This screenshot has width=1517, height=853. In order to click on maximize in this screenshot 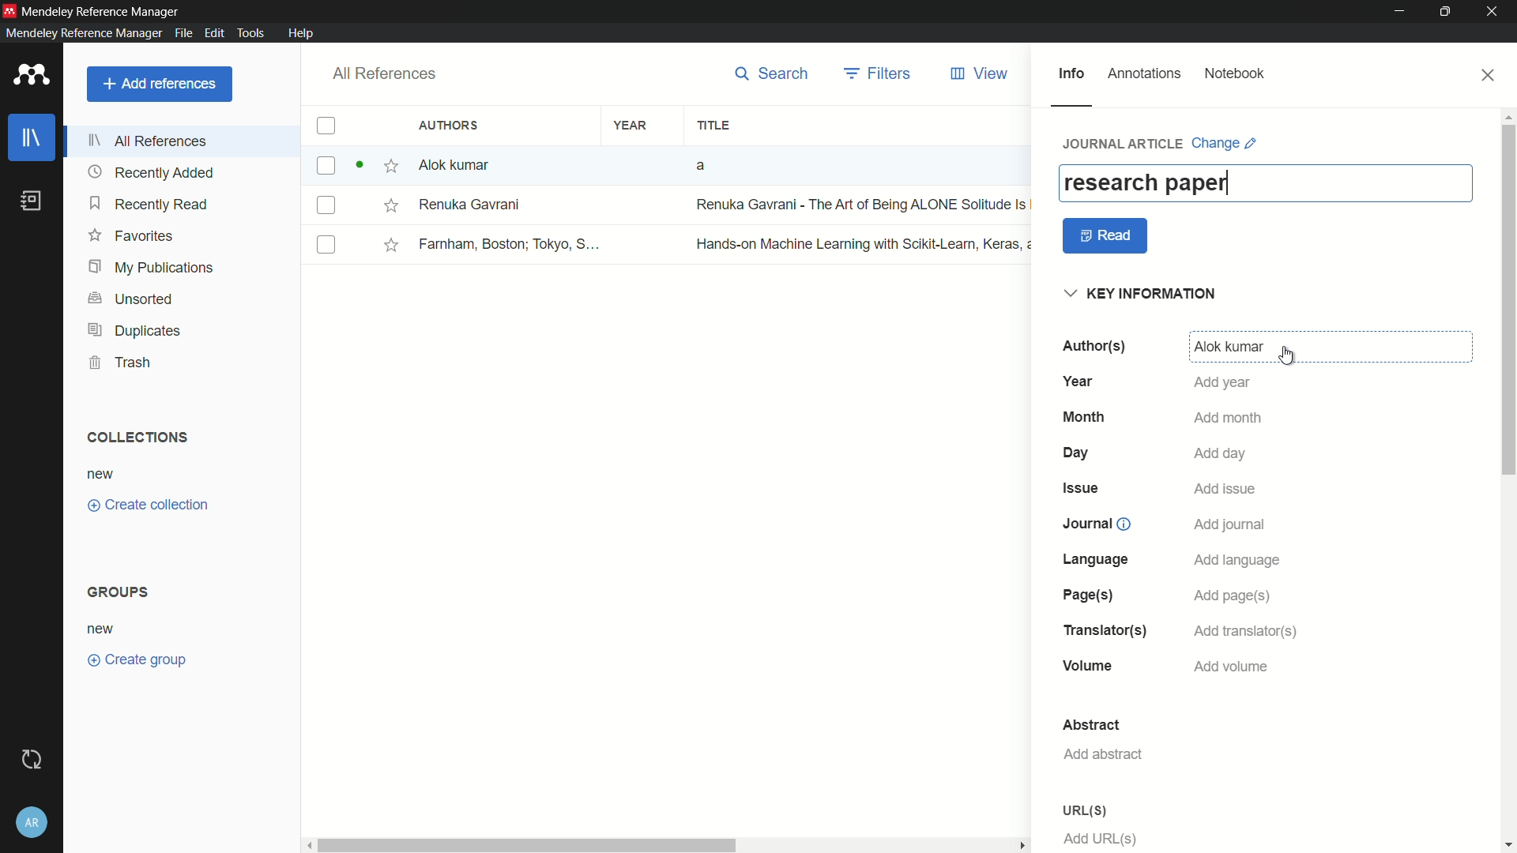, I will do `click(1448, 12)`.